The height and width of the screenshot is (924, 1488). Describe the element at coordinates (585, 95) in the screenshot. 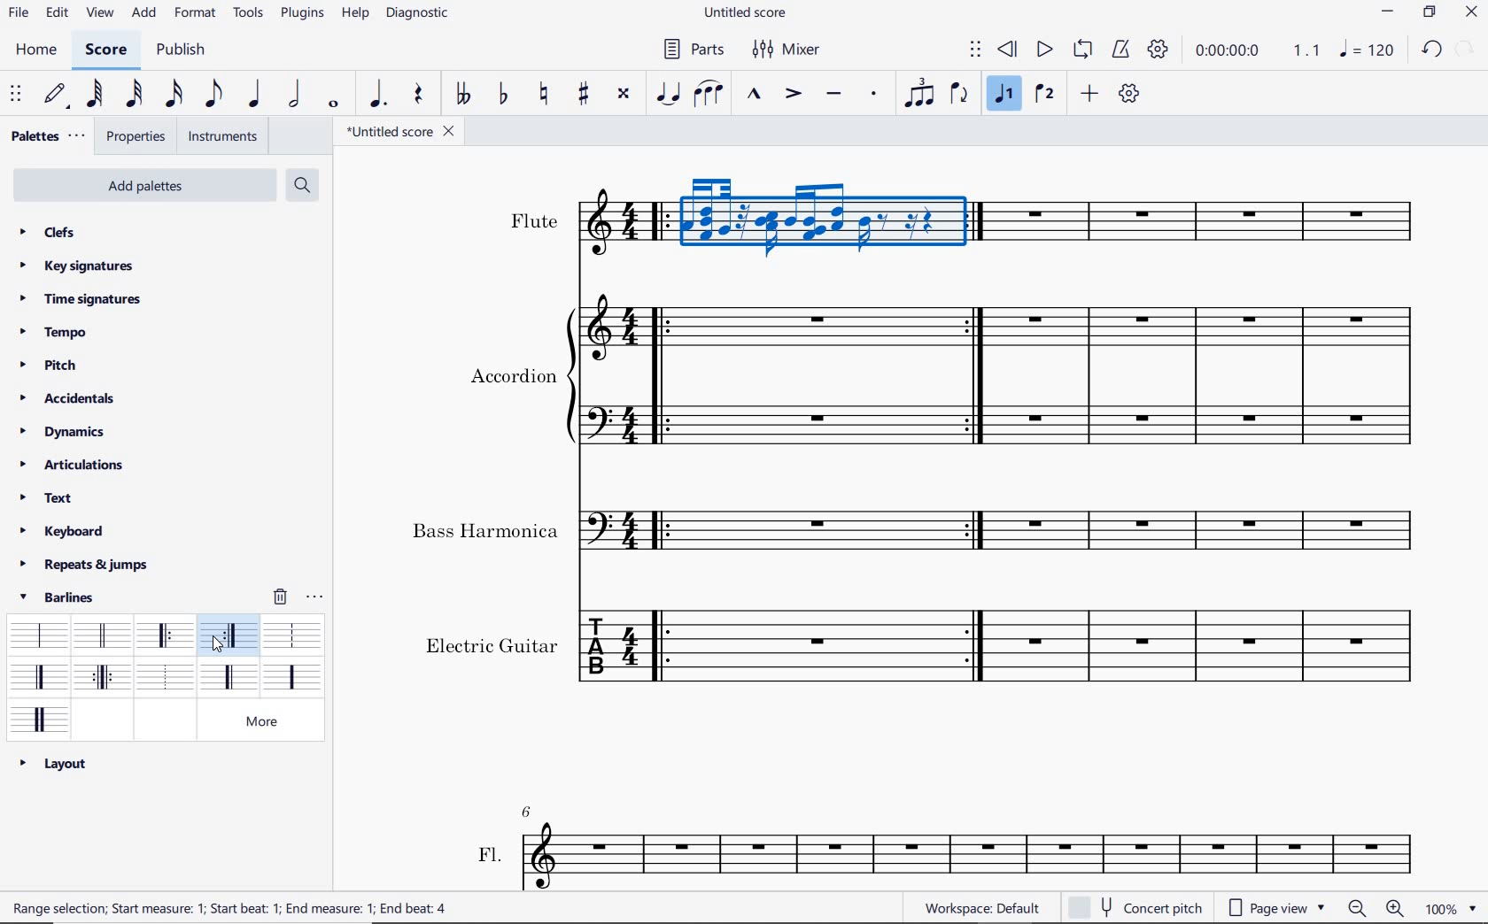

I see `toggle sharp` at that location.